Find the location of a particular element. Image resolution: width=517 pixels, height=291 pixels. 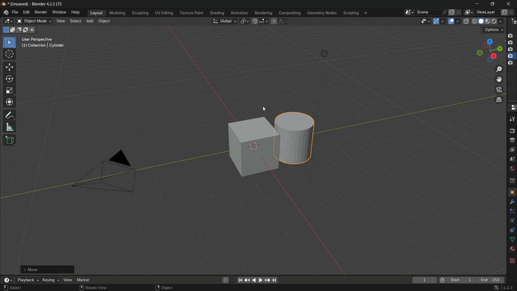

uv editing menu is located at coordinates (164, 13).